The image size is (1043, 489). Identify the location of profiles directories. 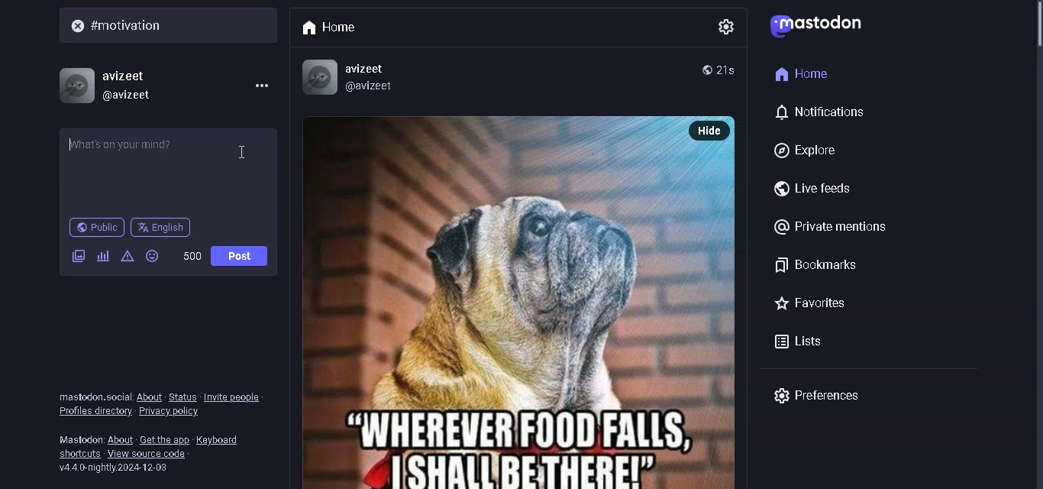
(95, 413).